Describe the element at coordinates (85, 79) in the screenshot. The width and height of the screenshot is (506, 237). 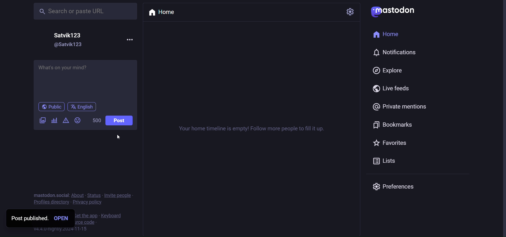
I see `whats on your mind` at that location.